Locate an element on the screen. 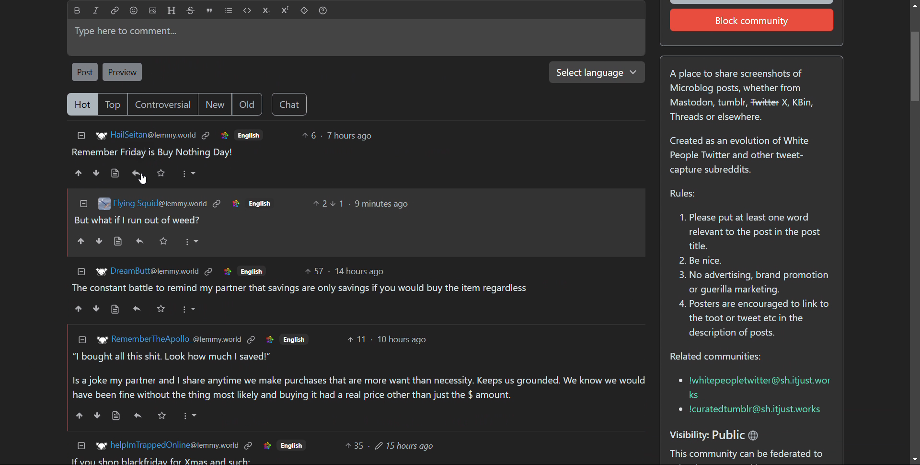  bold is located at coordinates (78, 11).